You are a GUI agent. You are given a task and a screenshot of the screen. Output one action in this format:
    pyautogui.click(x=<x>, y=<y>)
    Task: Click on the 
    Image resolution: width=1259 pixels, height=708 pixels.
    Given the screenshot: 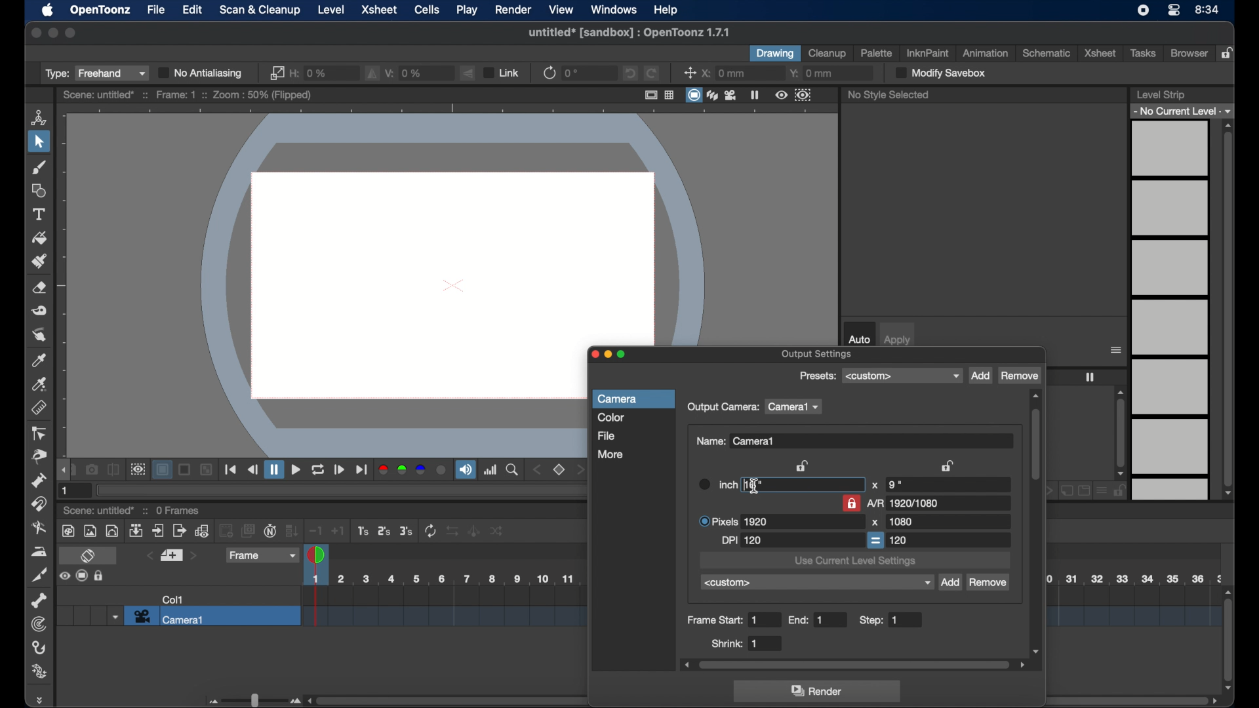 What is the action you would take?
    pyautogui.click(x=1068, y=492)
    